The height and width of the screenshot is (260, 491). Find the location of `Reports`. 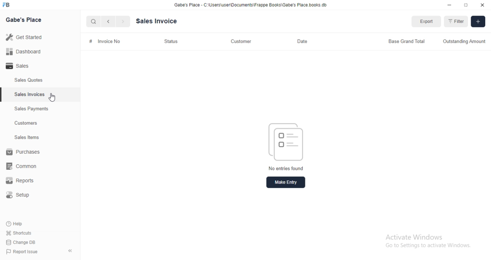

Reports is located at coordinates (19, 181).